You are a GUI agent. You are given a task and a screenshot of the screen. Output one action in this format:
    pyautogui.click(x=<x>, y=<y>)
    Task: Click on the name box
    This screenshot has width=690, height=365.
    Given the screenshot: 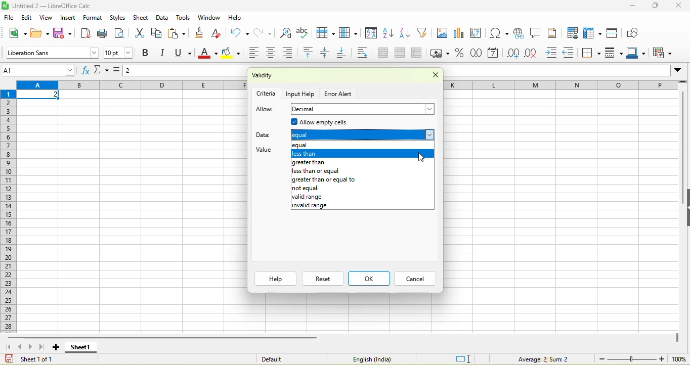 What is the action you would take?
    pyautogui.click(x=39, y=70)
    